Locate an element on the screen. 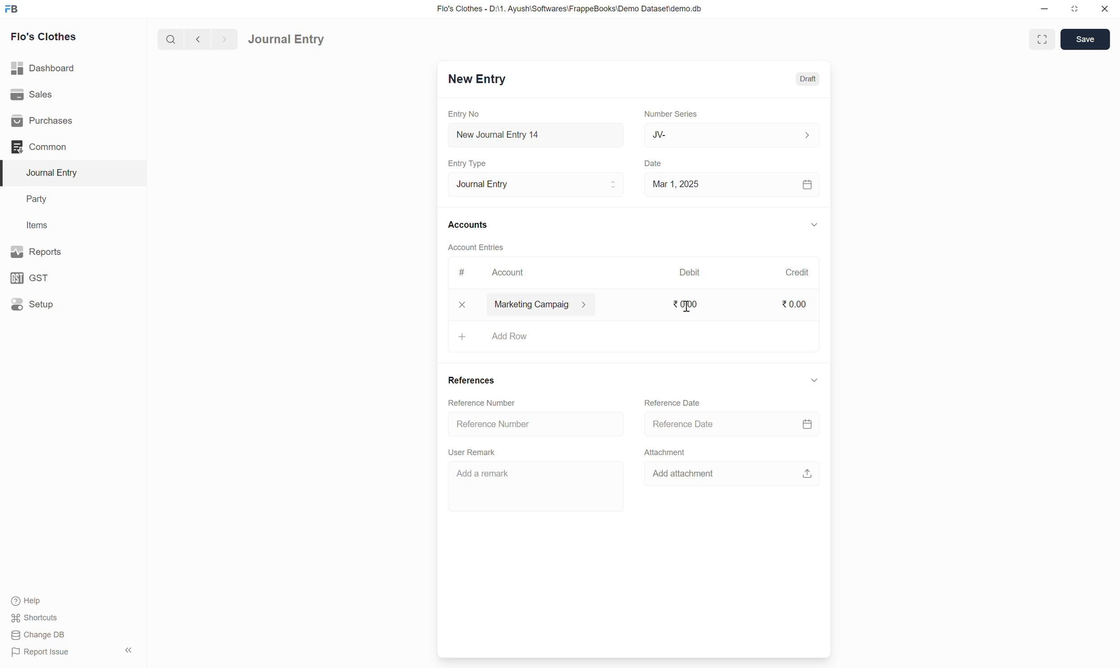 The width and height of the screenshot is (1120, 668). Mar 1, 2025 is located at coordinates (676, 184).